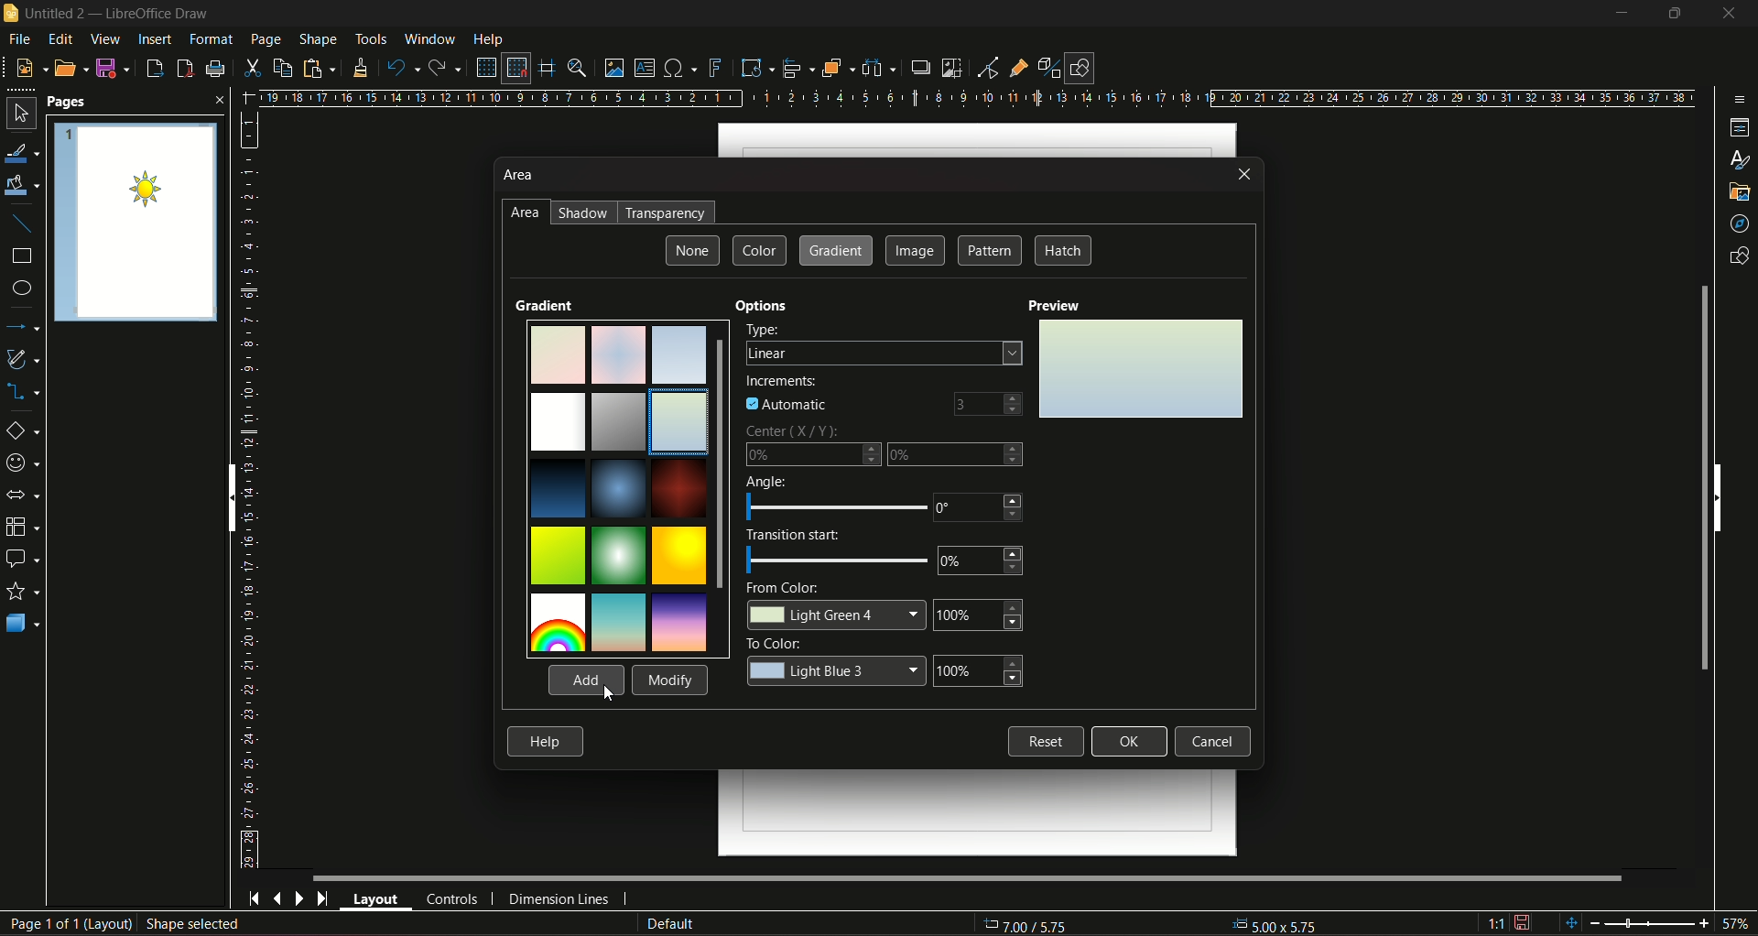  What do you see at coordinates (833, 615) in the screenshot?
I see `color change` at bounding box center [833, 615].